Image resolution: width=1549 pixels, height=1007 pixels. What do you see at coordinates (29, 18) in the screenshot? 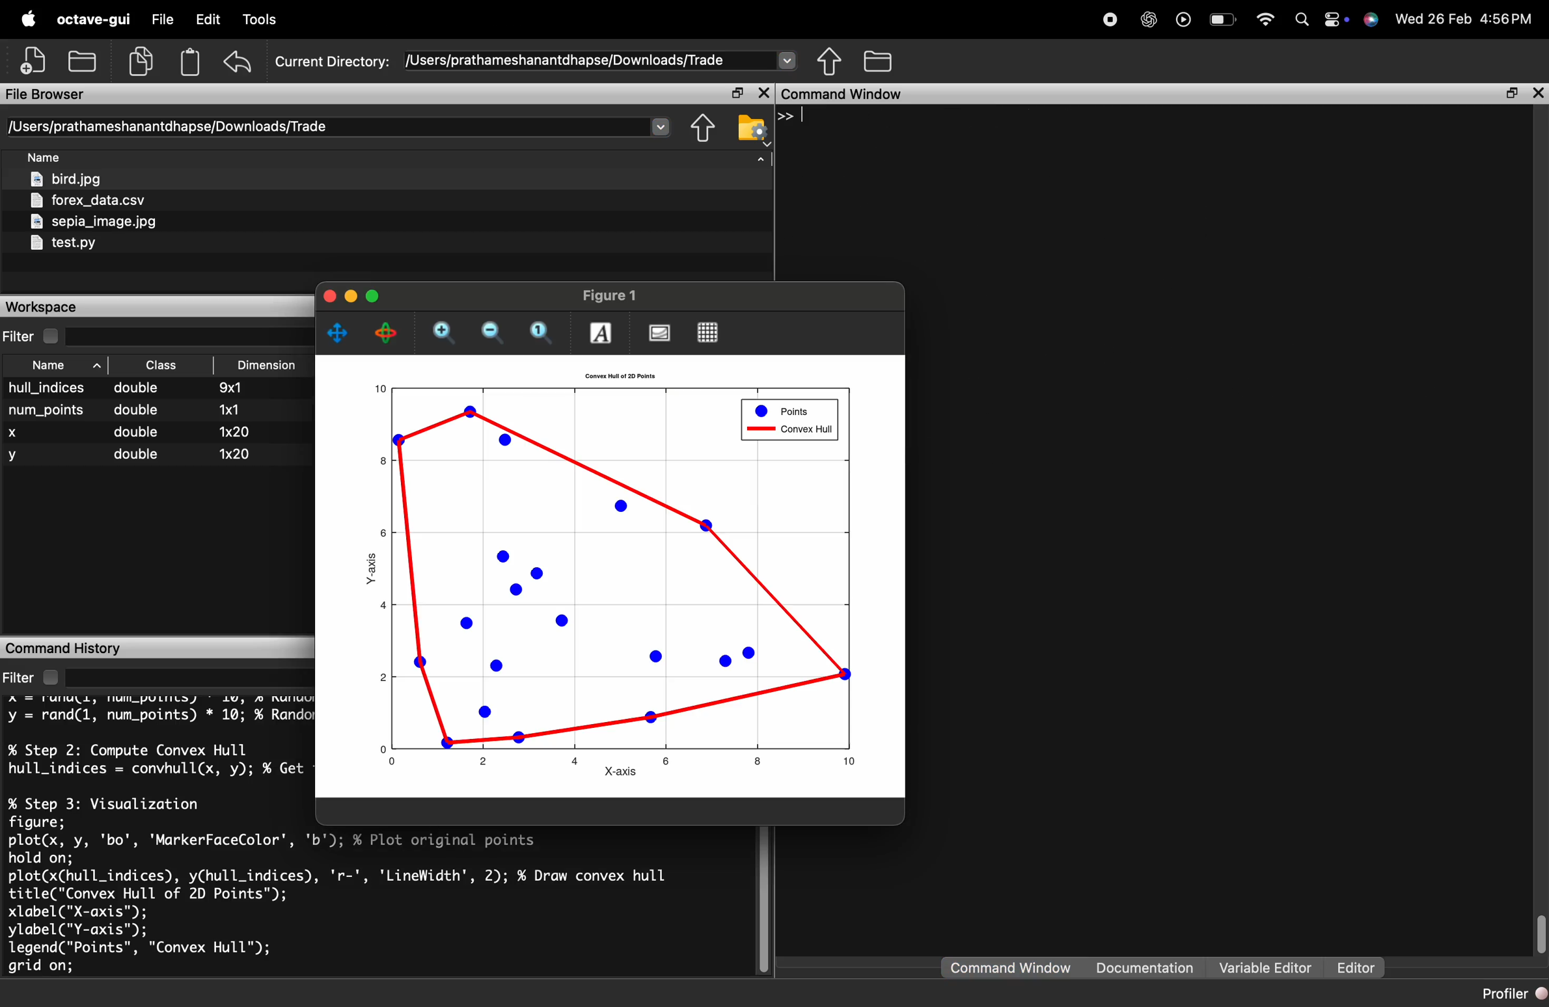
I see `apple` at bounding box center [29, 18].